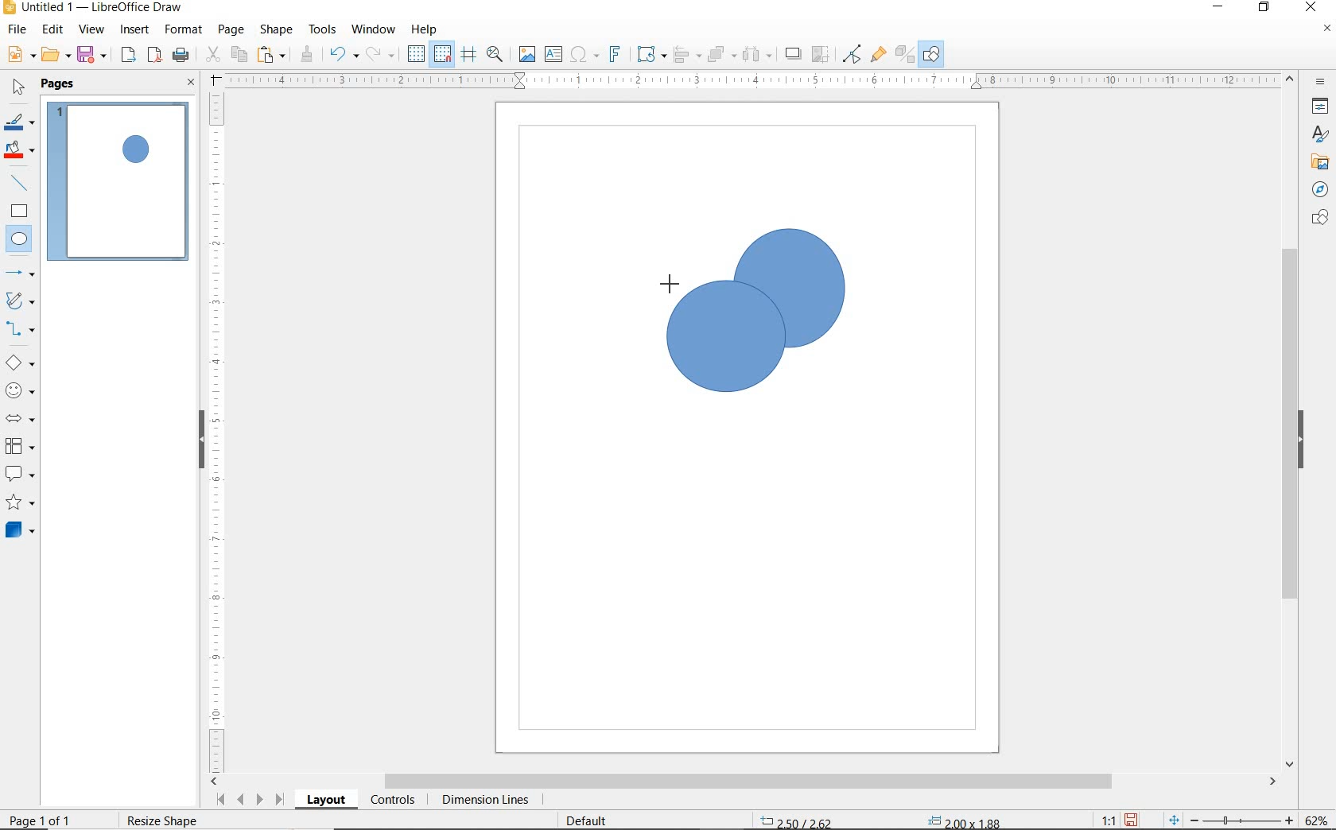 The image size is (1336, 830). Describe the element at coordinates (724, 342) in the screenshot. I see `DRAWING SECOND CIRCLE` at that location.